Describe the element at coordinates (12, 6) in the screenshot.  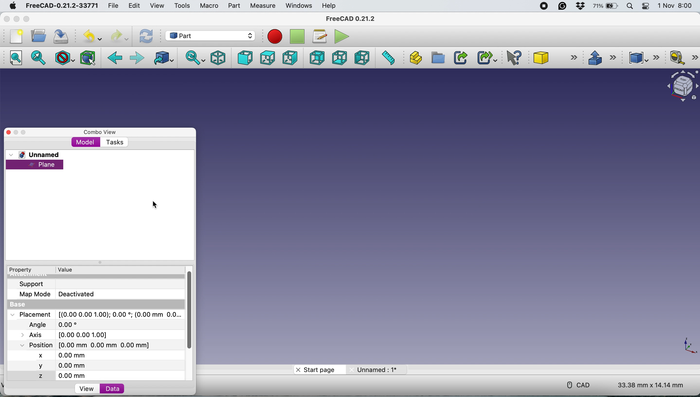
I see `system logo` at that location.